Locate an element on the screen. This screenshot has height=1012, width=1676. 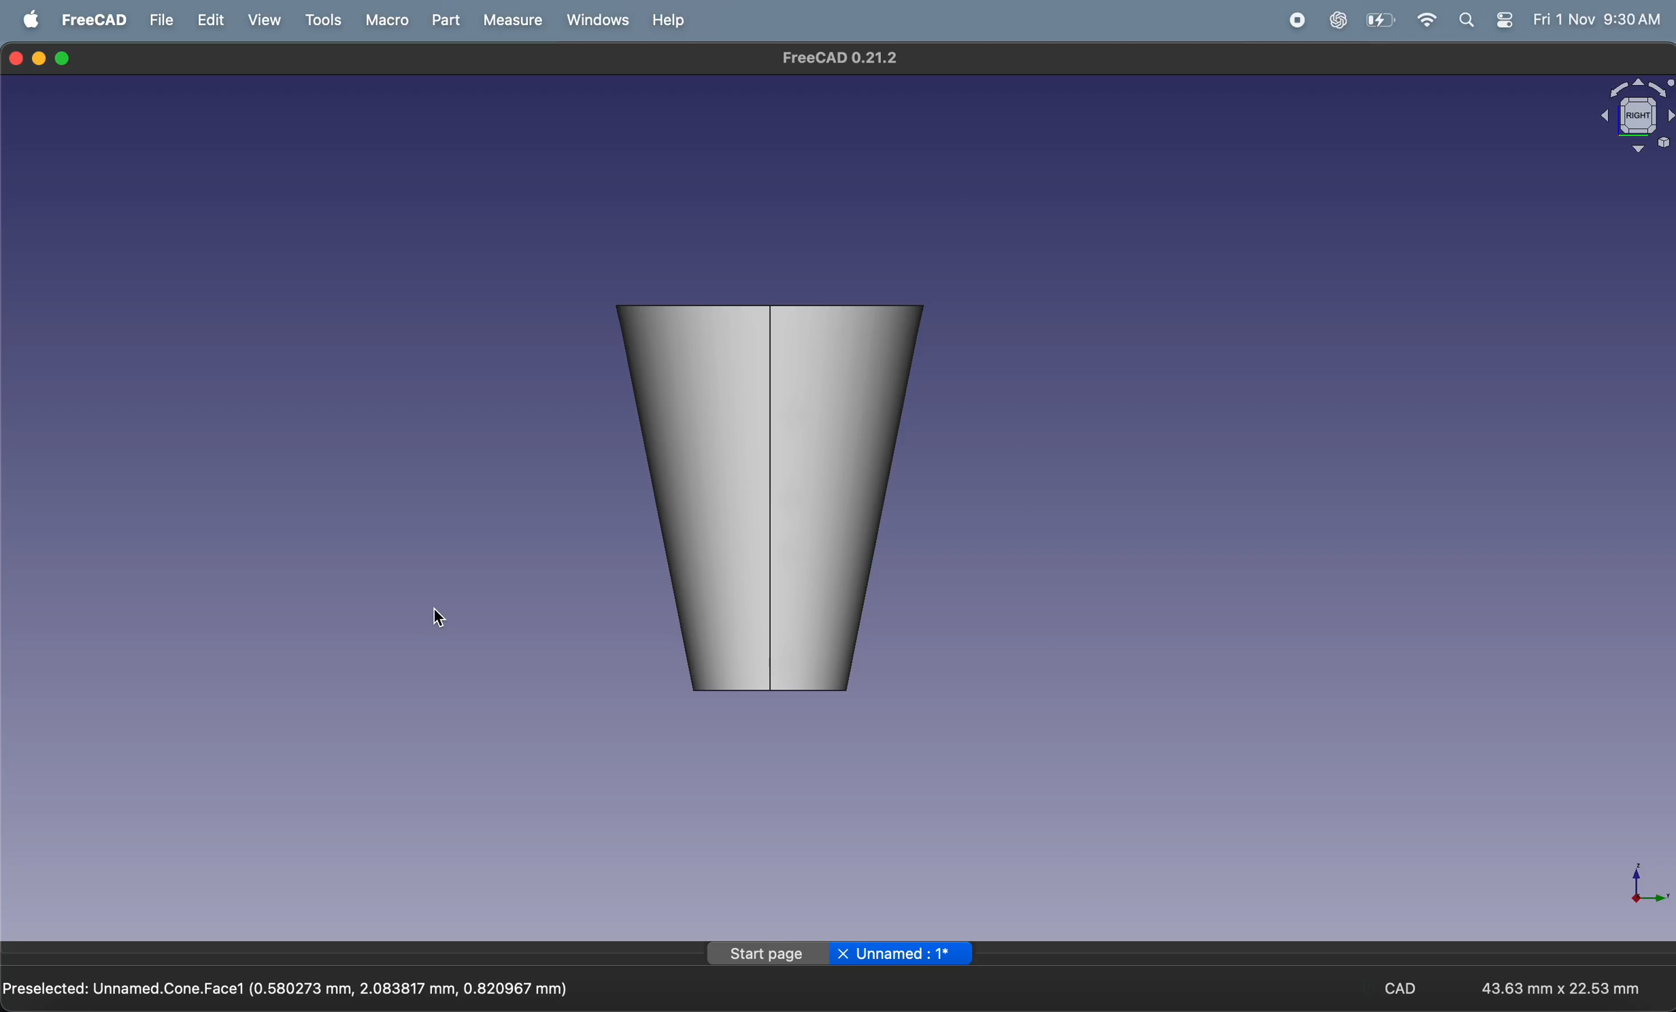
maximize is located at coordinates (65, 59).